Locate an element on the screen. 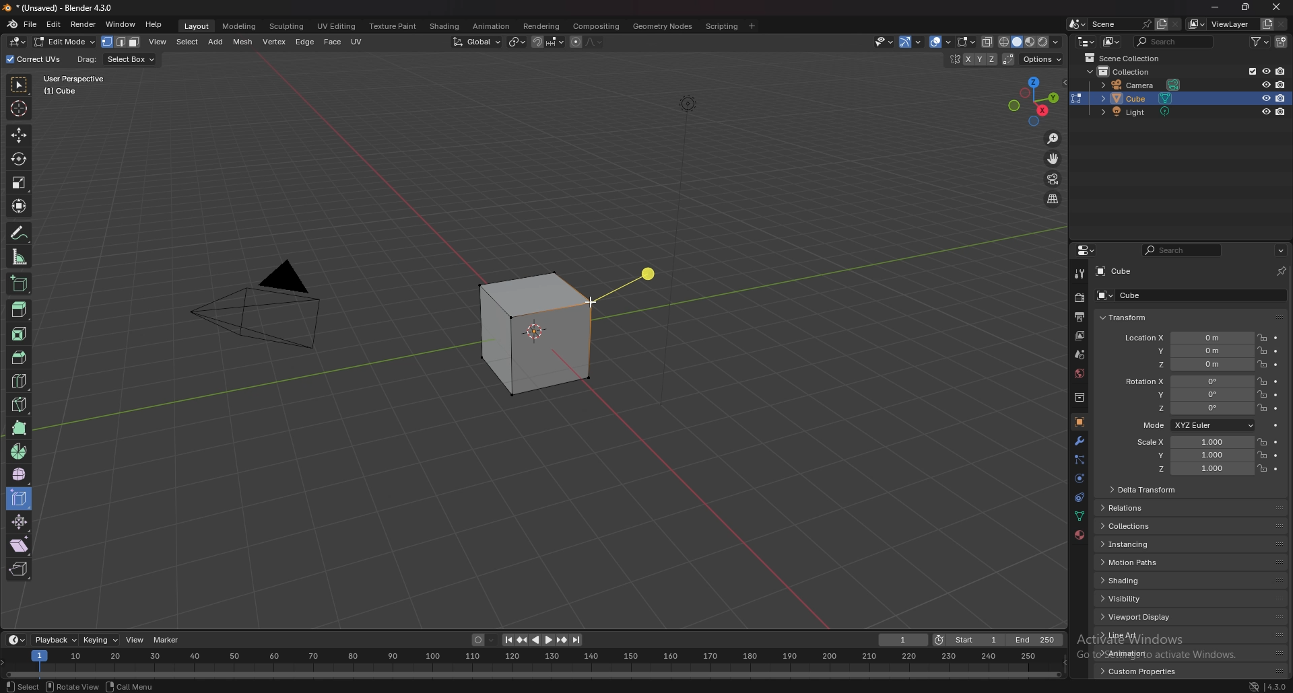 The width and height of the screenshot is (1293, 693). editor type is located at coordinates (16, 640).